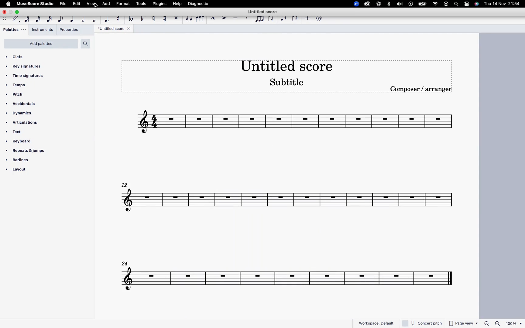 The height and width of the screenshot is (328, 525). What do you see at coordinates (94, 20) in the screenshot?
I see `whole note` at bounding box center [94, 20].